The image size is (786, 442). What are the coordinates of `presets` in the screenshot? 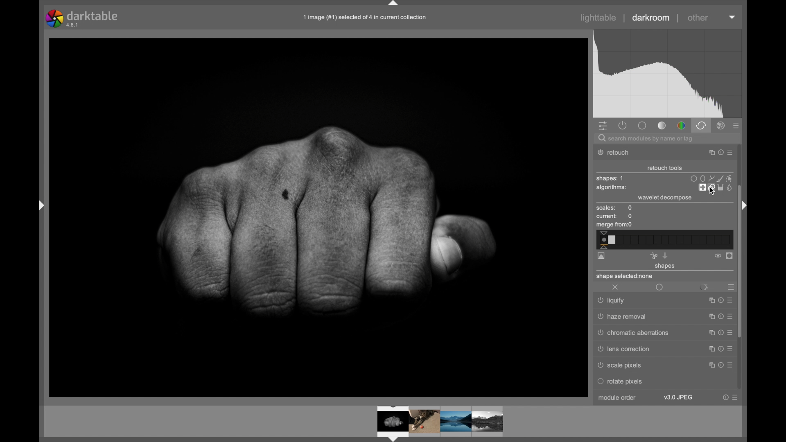 It's located at (736, 126).